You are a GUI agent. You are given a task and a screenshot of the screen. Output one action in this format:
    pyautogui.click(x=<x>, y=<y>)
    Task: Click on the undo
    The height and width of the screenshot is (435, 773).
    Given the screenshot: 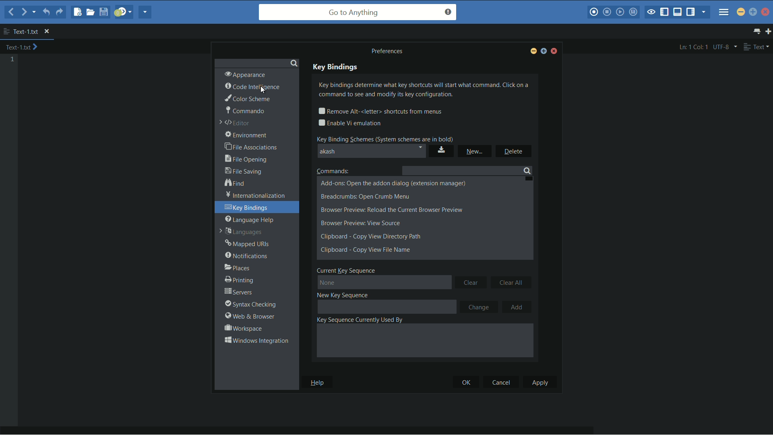 What is the action you would take?
    pyautogui.click(x=45, y=12)
    